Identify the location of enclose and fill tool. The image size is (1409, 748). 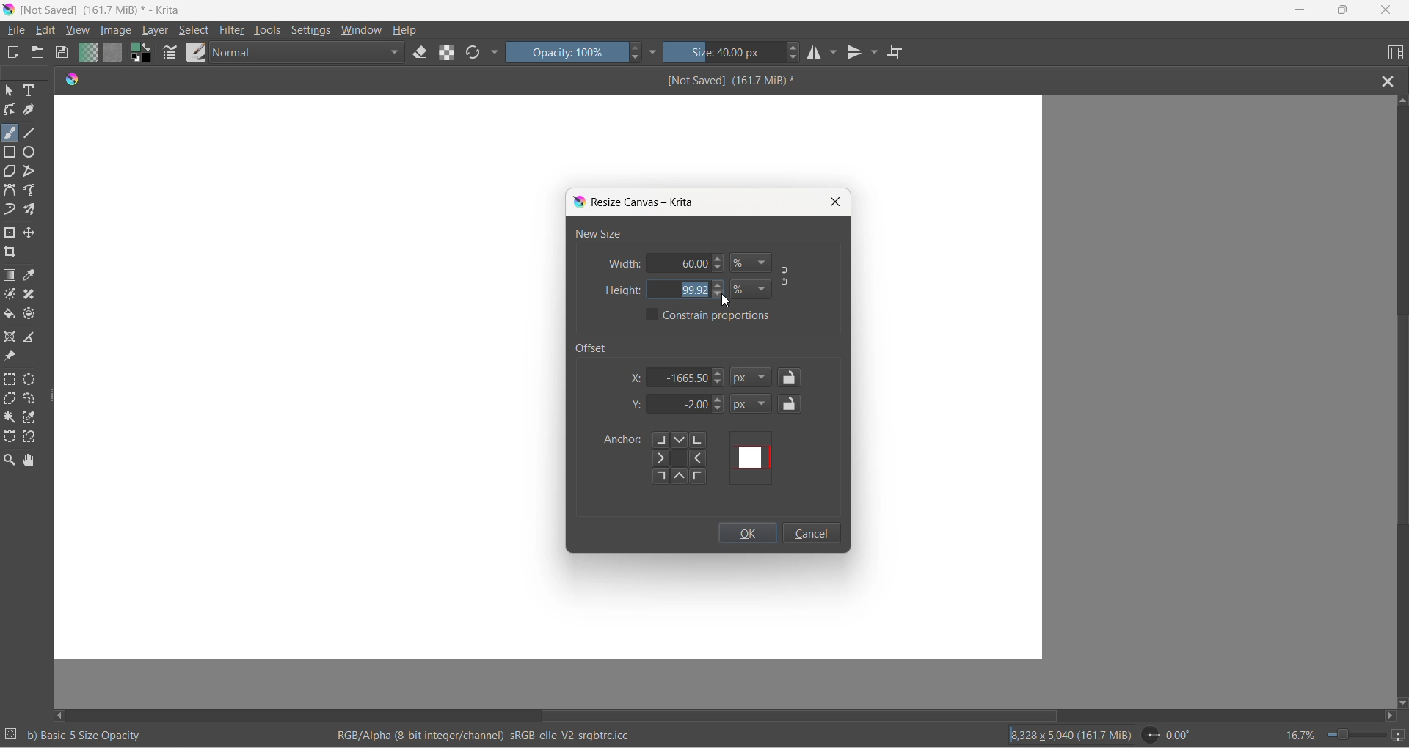
(28, 317).